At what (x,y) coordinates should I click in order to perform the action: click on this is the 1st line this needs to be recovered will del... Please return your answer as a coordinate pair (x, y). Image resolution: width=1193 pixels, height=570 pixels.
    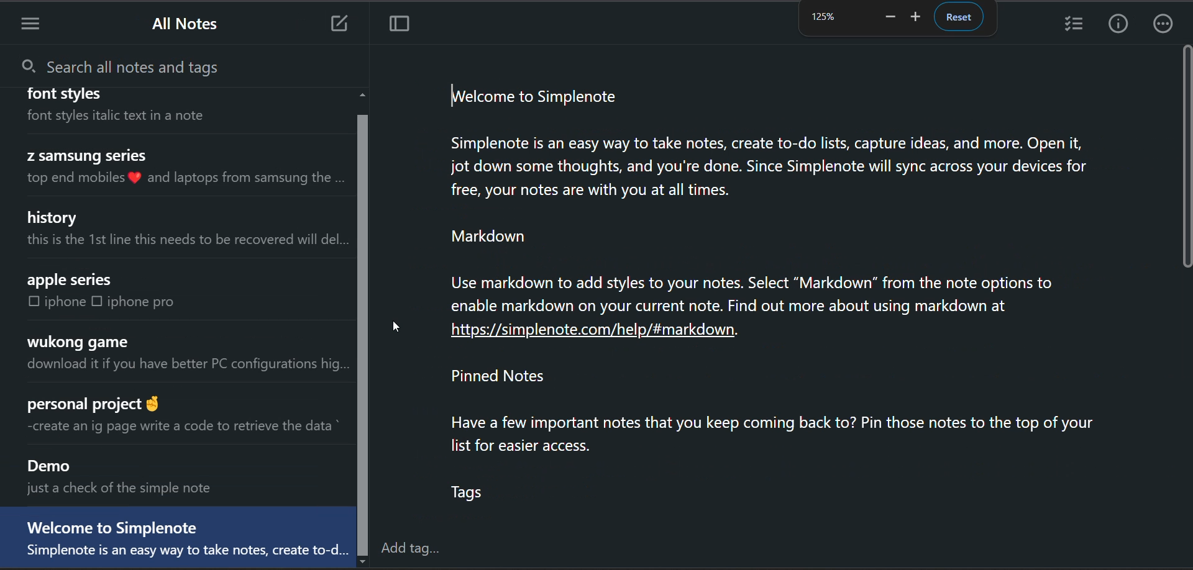
    Looking at the image, I should click on (181, 243).